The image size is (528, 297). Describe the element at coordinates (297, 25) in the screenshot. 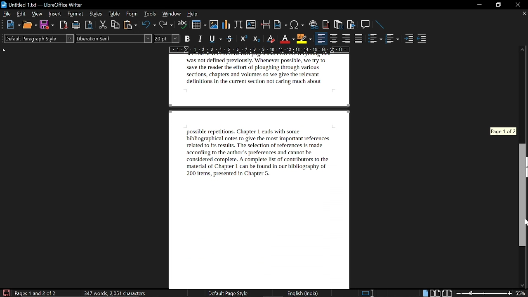

I see `insert symbol` at that location.